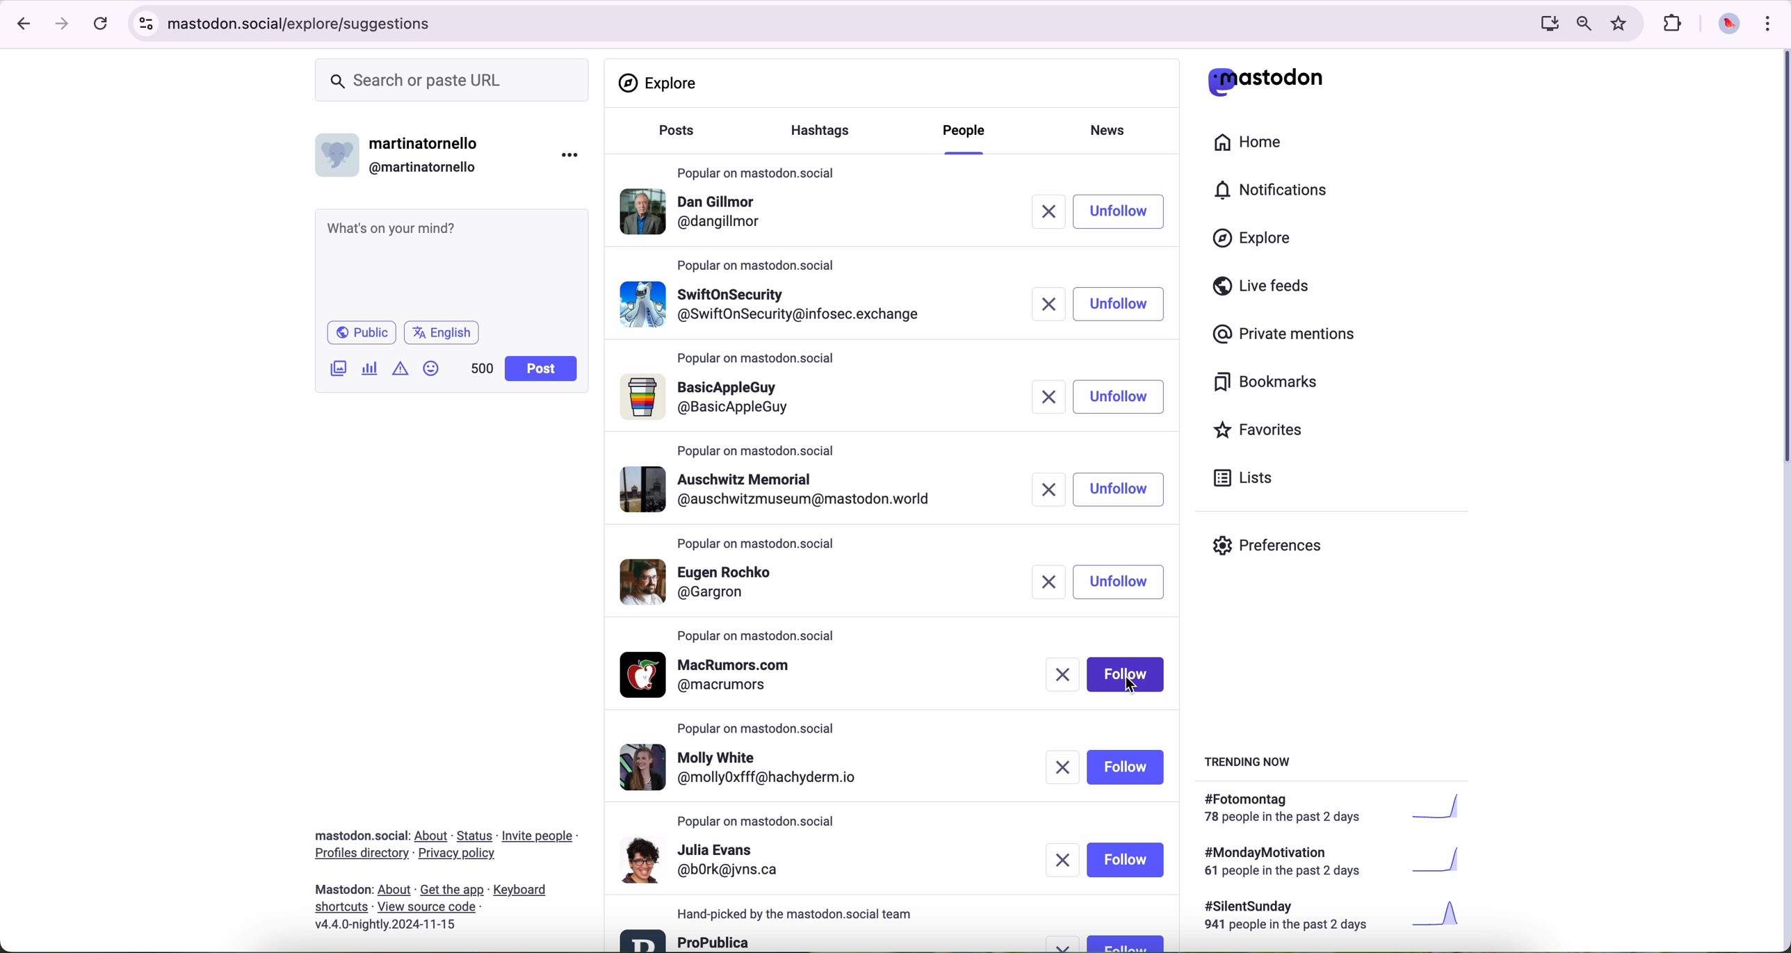 This screenshot has width=1791, height=953. I want to click on popular on mastodon.social, so click(758, 637).